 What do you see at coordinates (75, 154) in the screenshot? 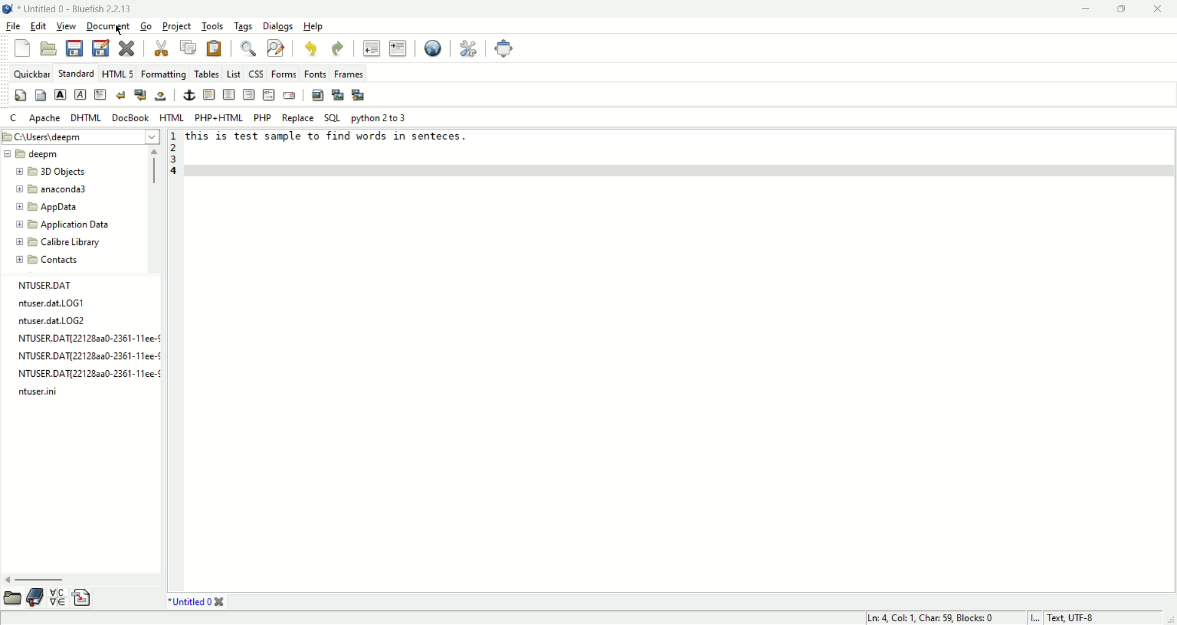
I see `deepm` at bounding box center [75, 154].